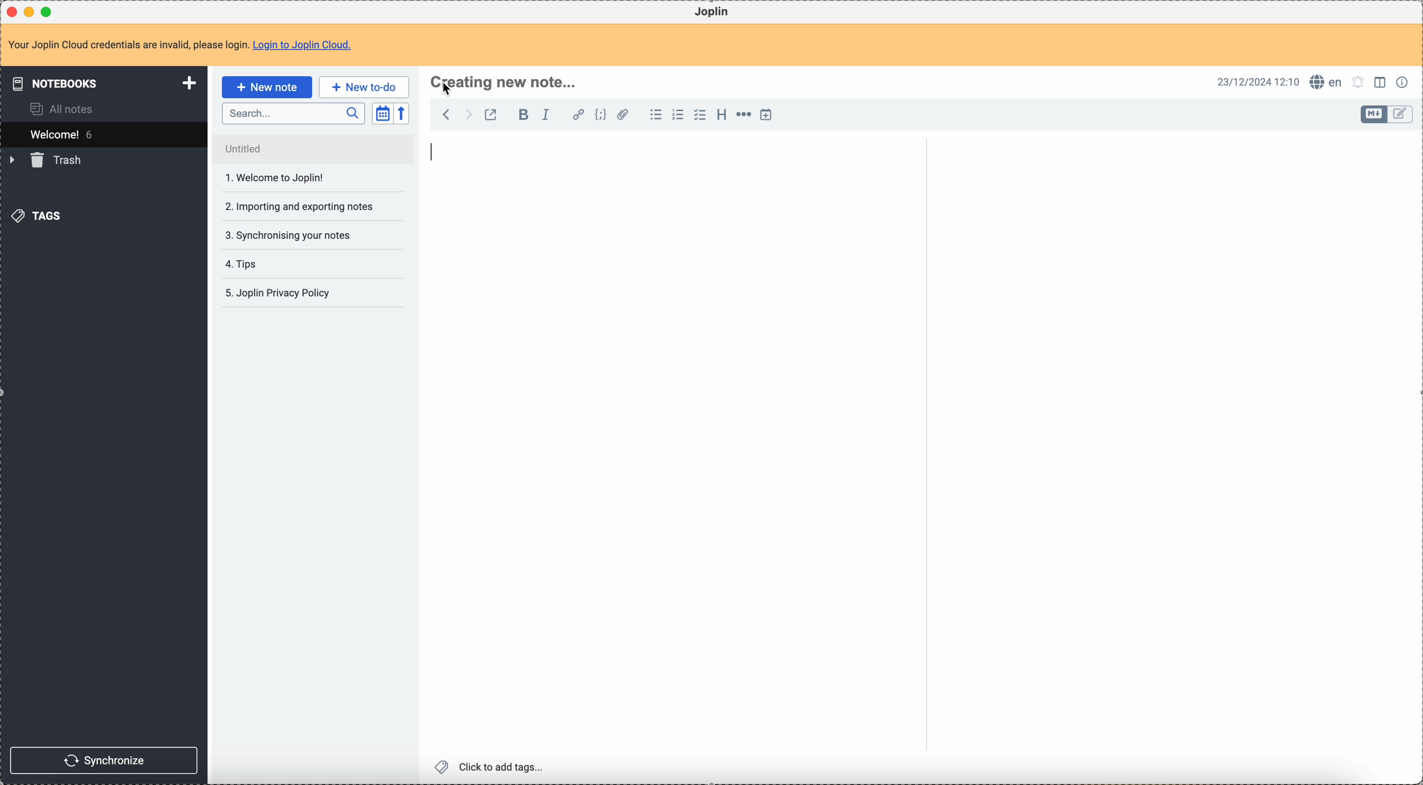  Describe the element at coordinates (48, 11) in the screenshot. I see `maximize` at that location.